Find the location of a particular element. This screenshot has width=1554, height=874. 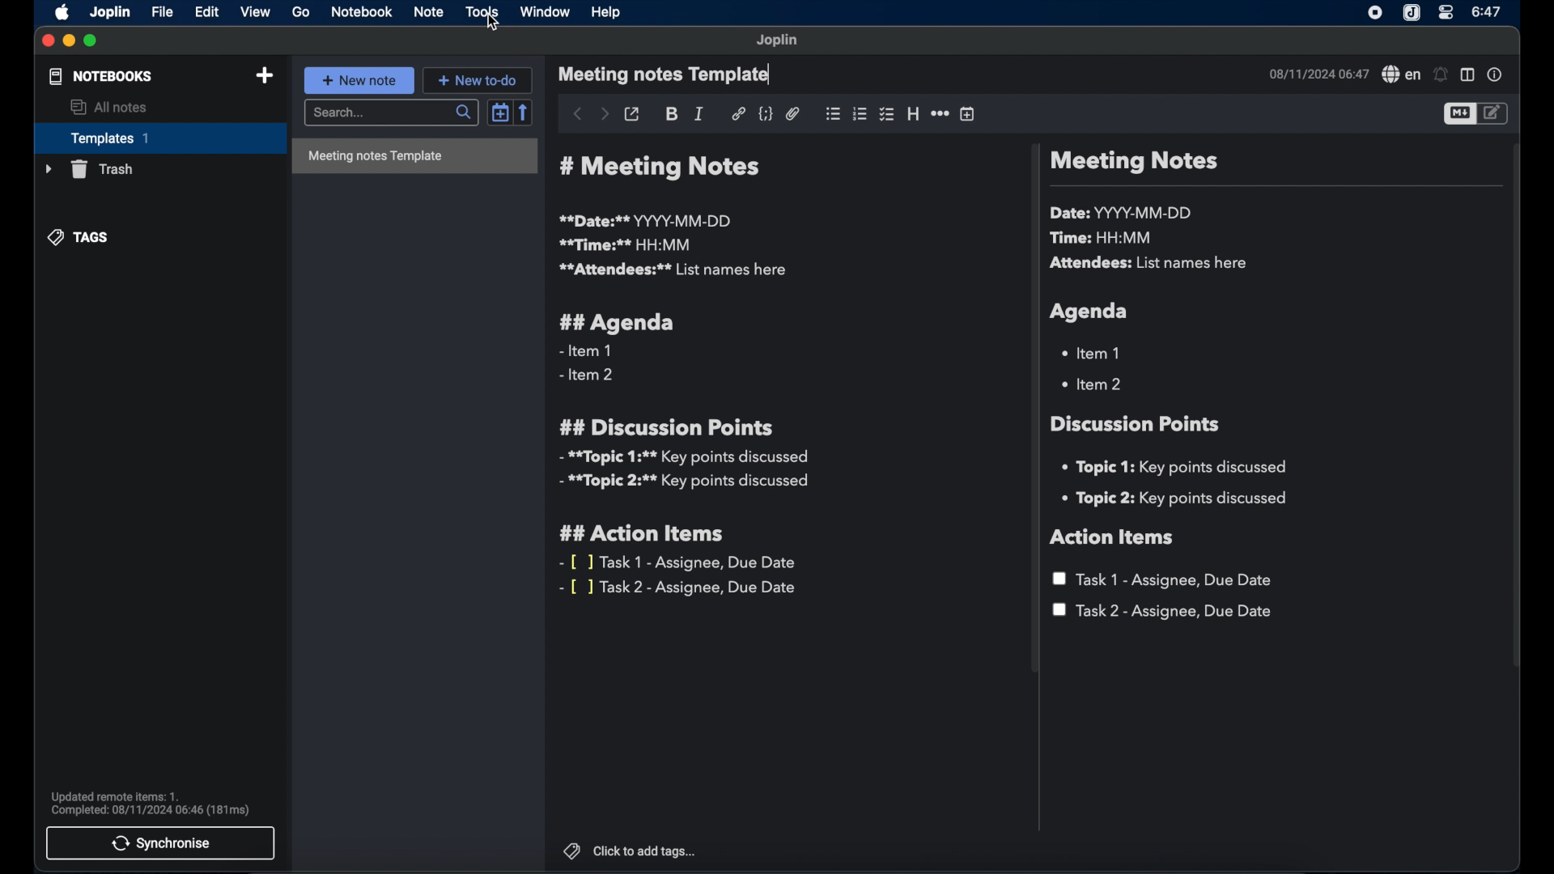

hyperlink is located at coordinates (738, 113).